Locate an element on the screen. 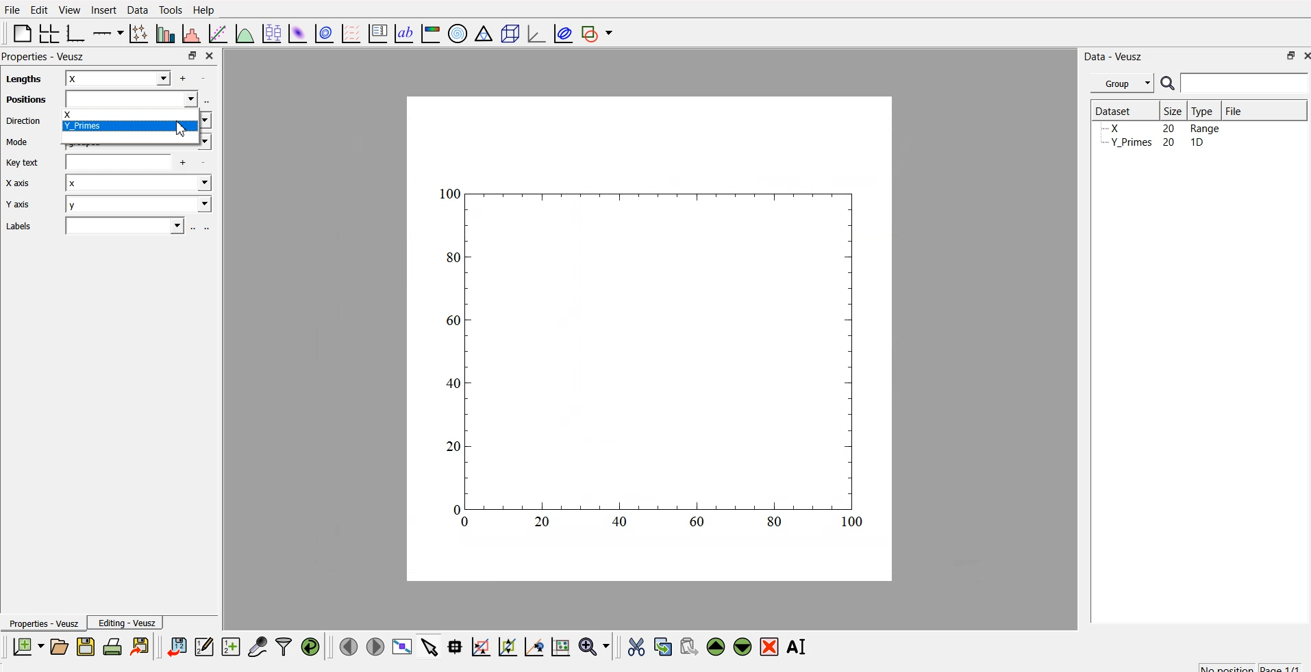  lengths x is located at coordinates (93, 77).